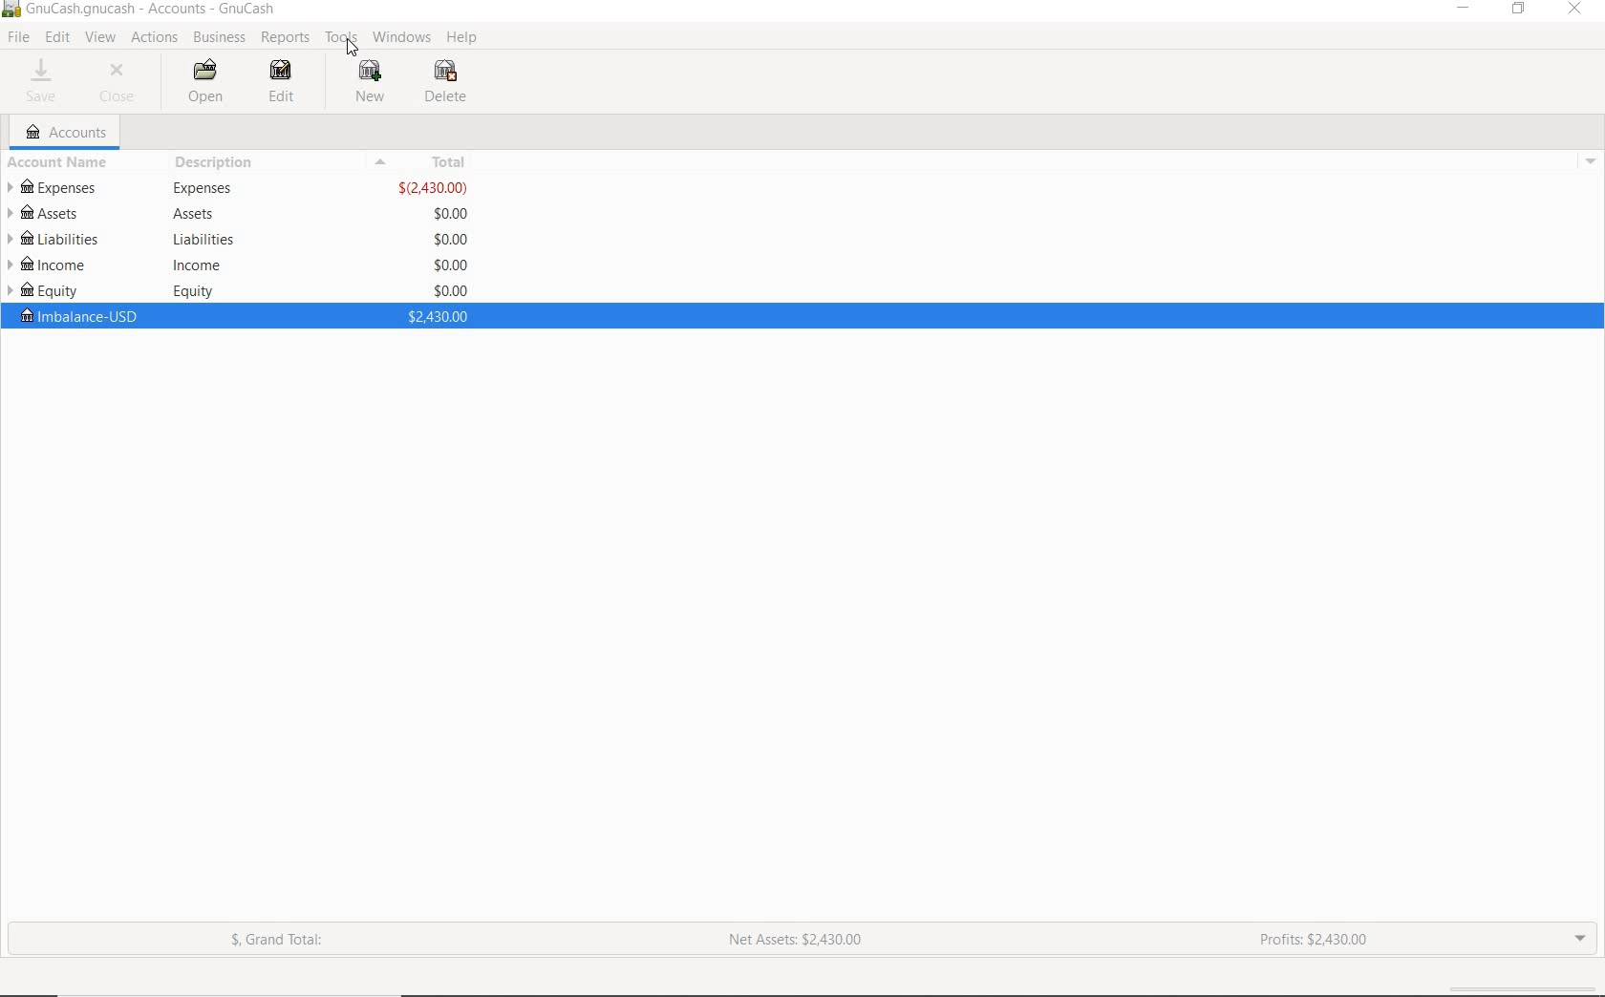  What do you see at coordinates (341, 38) in the screenshot?
I see `TOOLS` at bounding box center [341, 38].